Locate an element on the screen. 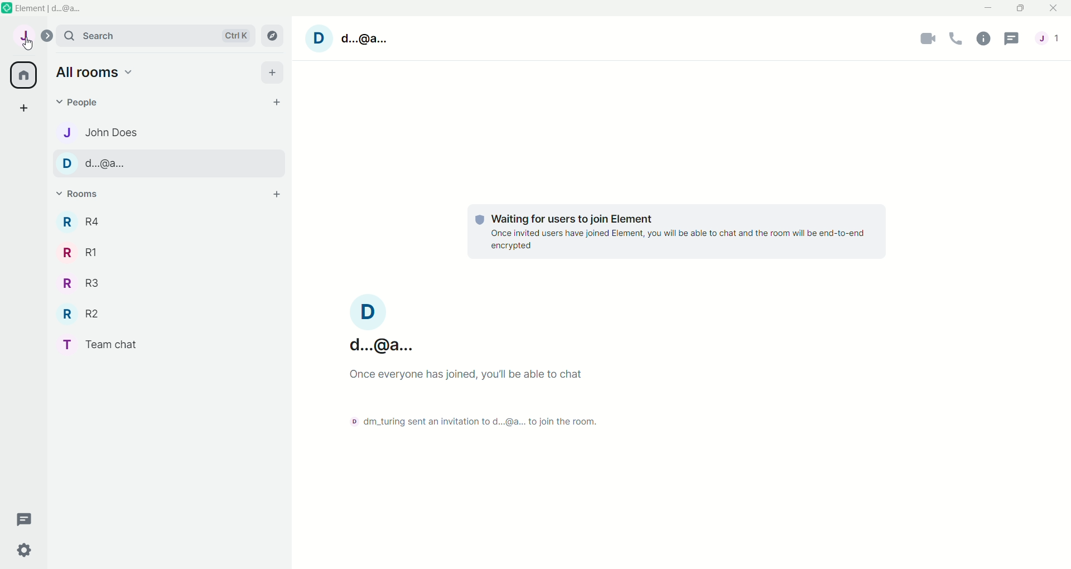  Room Team chat is located at coordinates (98, 344).